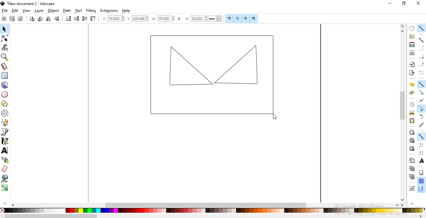 This screenshot has width=426, height=218. I want to click on snap centers of objects, so click(421, 145).